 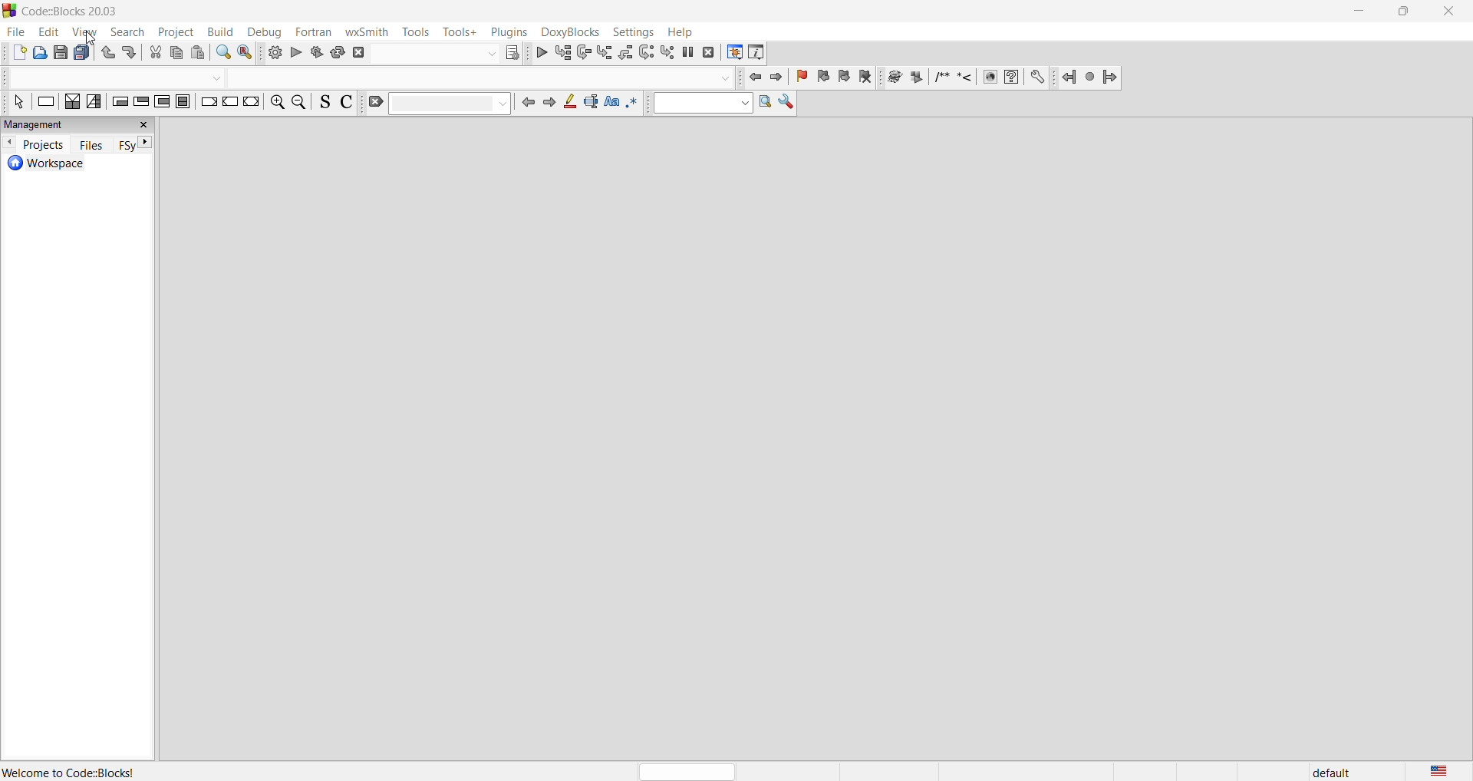 What do you see at coordinates (222, 32) in the screenshot?
I see `build` at bounding box center [222, 32].